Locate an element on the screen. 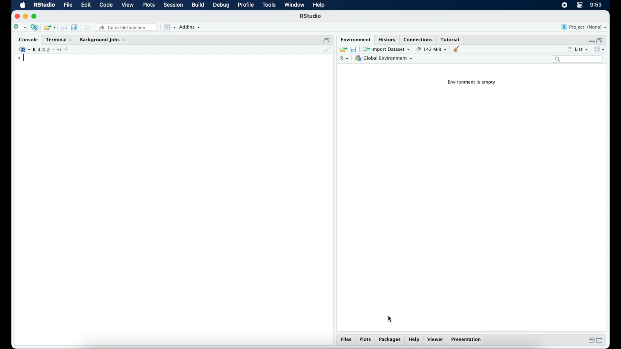 The image size is (621, 349). viewer is located at coordinates (436, 340).